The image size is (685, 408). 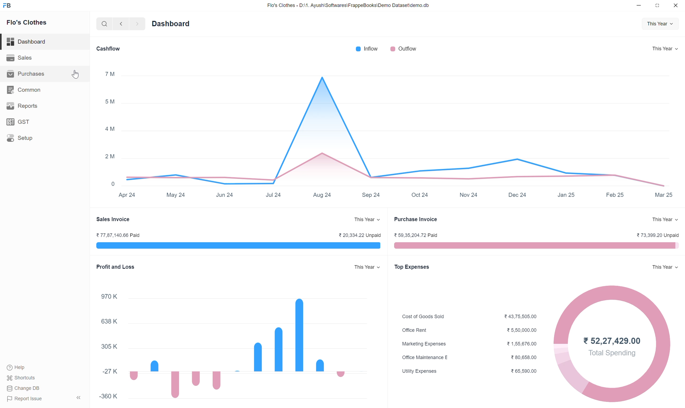 What do you see at coordinates (111, 127) in the screenshot?
I see `y-axis label  M` at bounding box center [111, 127].